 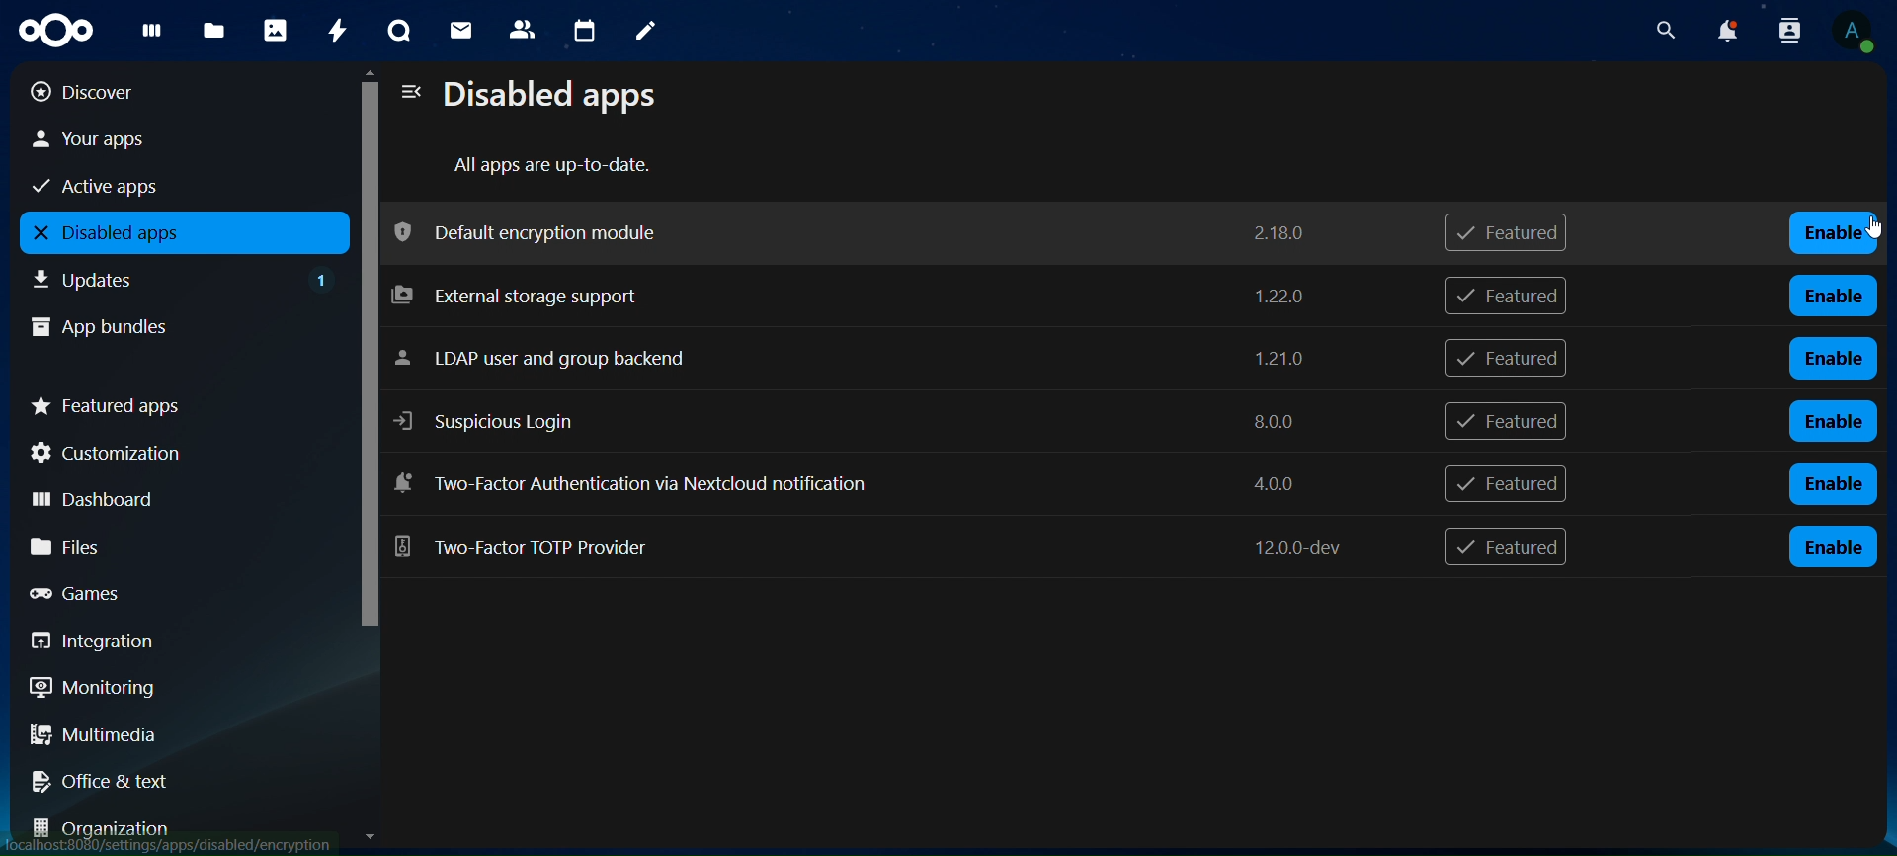 What do you see at coordinates (170, 642) in the screenshot?
I see `integration` at bounding box center [170, 642].